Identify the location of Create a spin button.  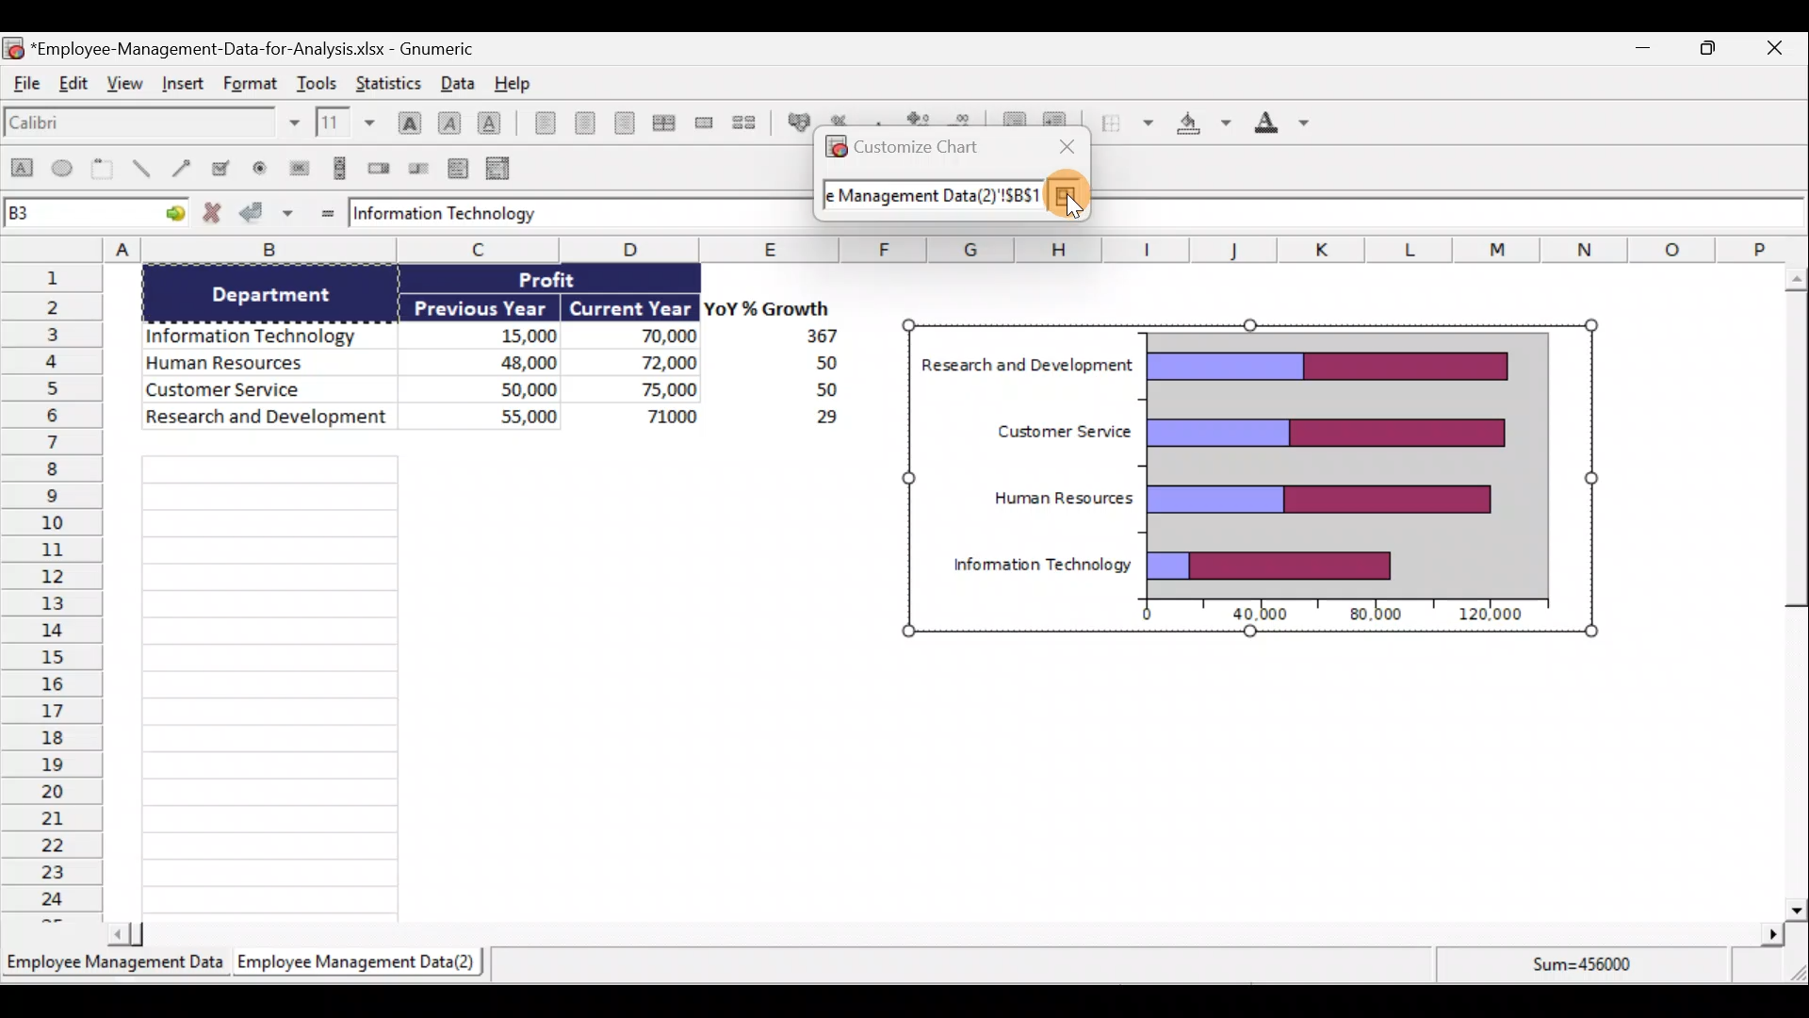
(381, 167).